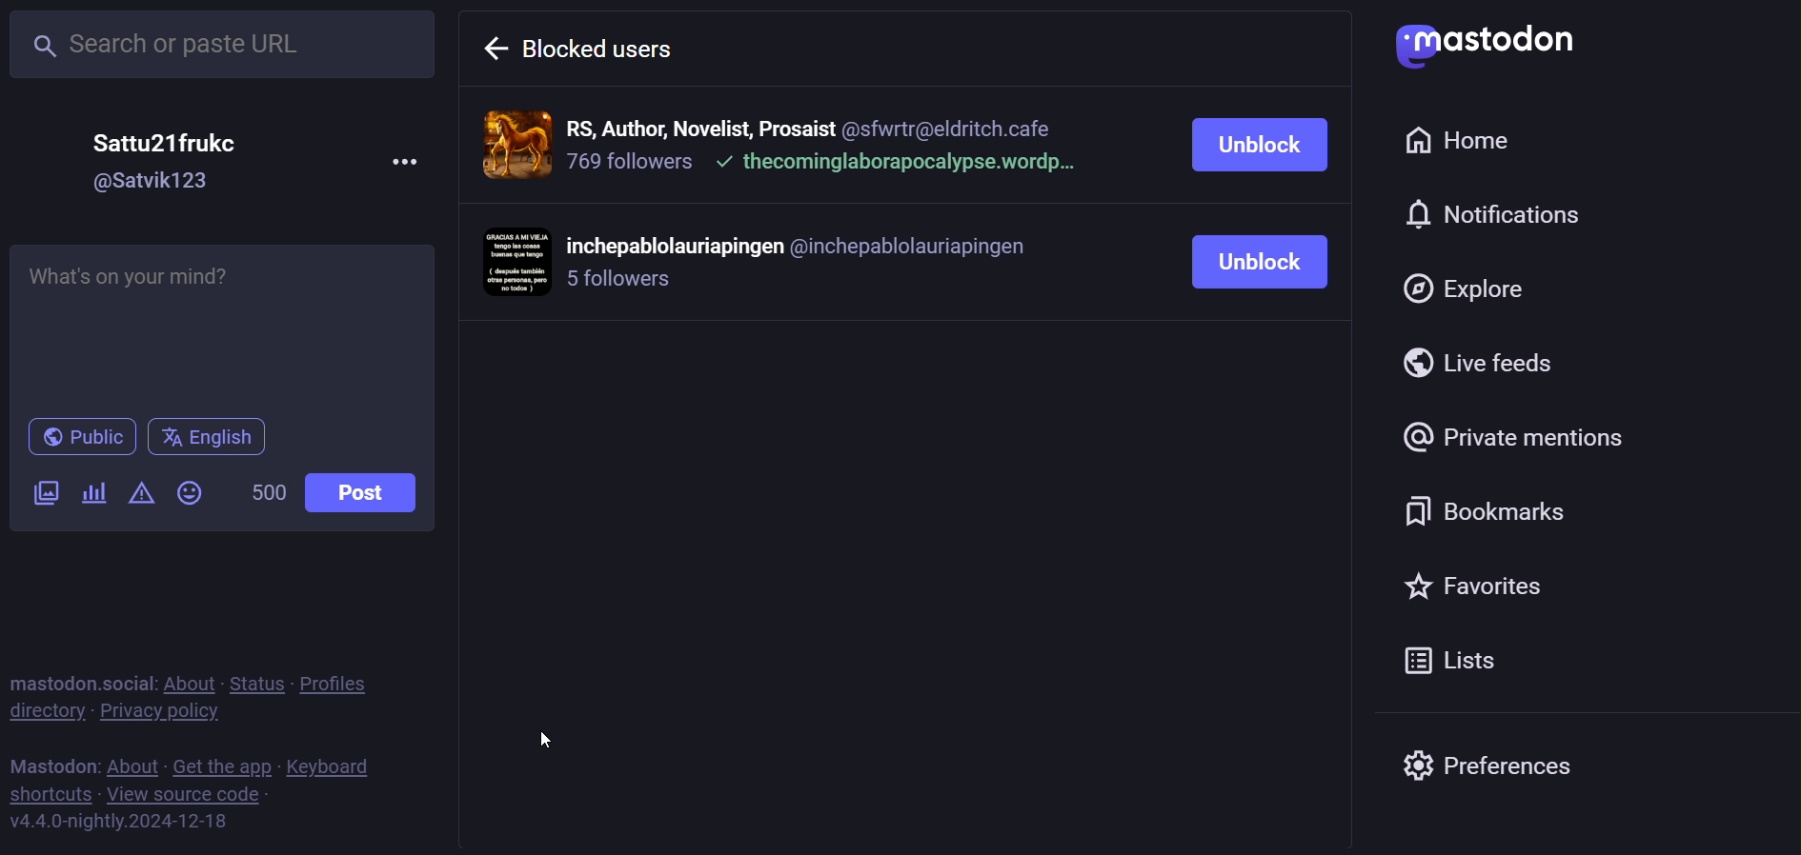  Describe the element at coordinates (132, 822) in the screenshot. I see `V4.4.0-nightly.2024-12-18` at that location.